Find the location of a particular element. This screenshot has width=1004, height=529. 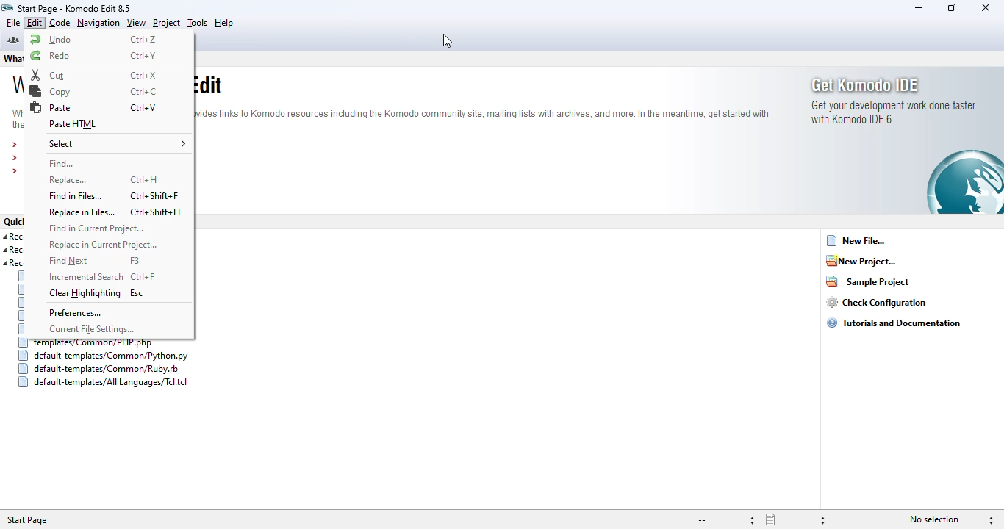

edit is located at coordinates (34, 23).